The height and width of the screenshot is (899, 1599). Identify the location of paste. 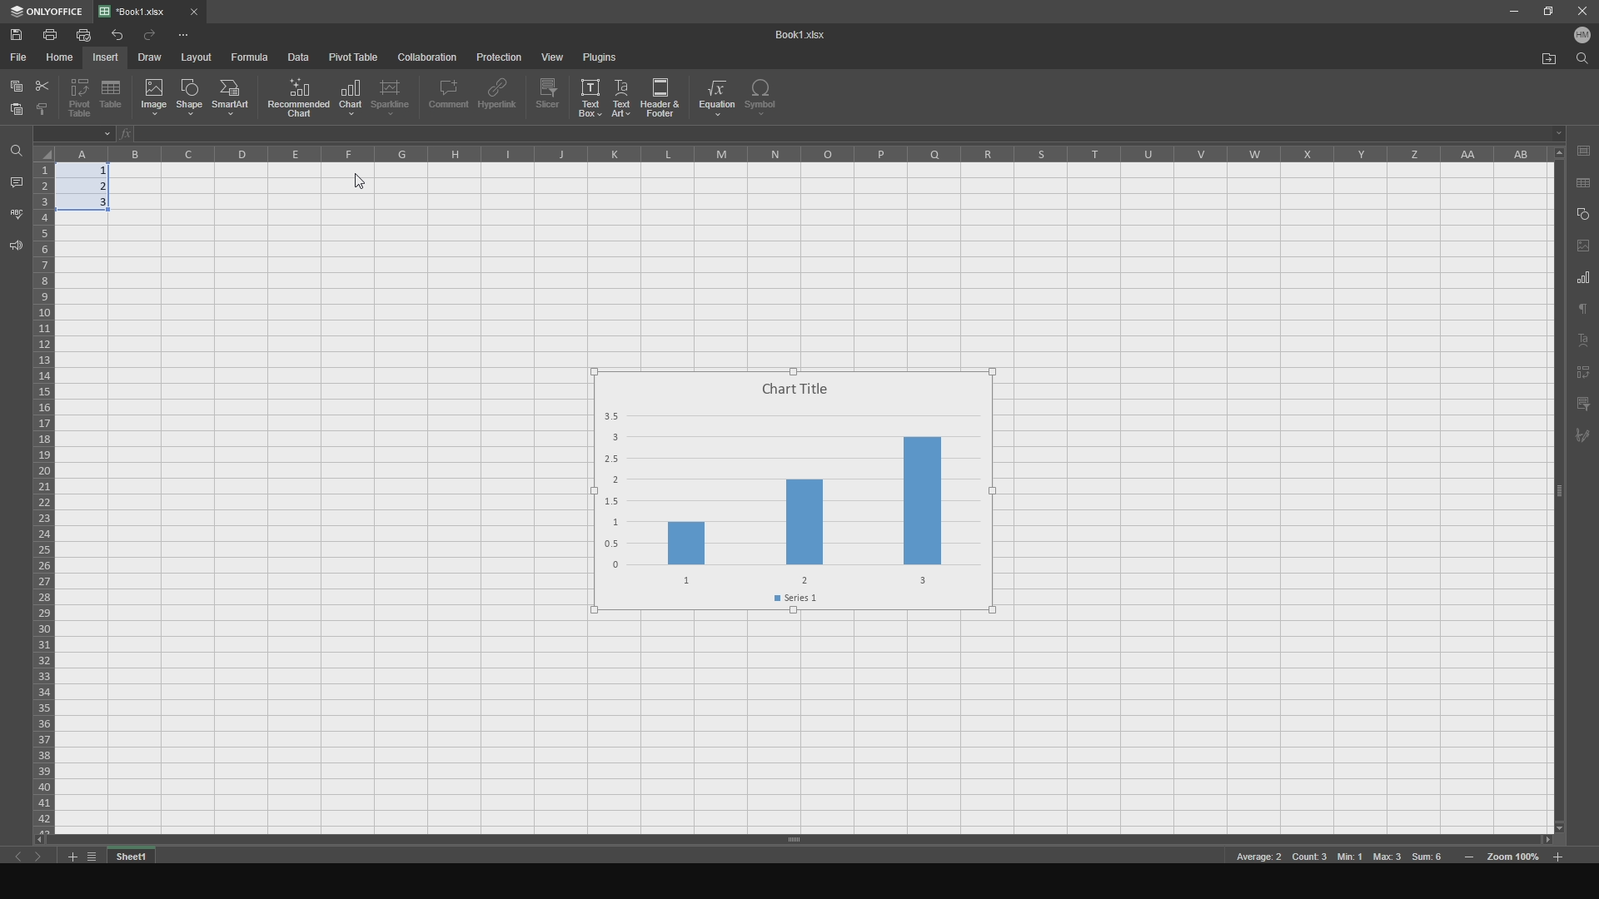
(13, 114).